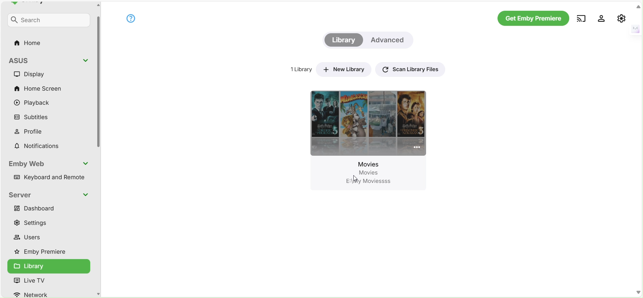 This screenshot has height=298, width=643. I want to click on Settings, so click(36, 224).